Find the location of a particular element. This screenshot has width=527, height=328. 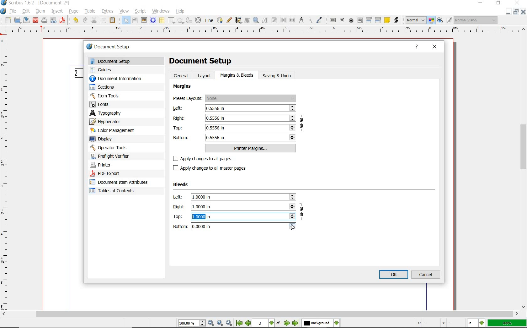

text annotation is located at coordinates (387, 20).